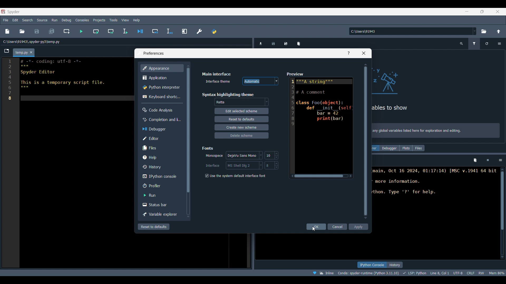 The image size is (506, 284). What do you see at coordinates (51, 31) in the screenshot?
I see `Save all files` at bounding box center [51, 31].